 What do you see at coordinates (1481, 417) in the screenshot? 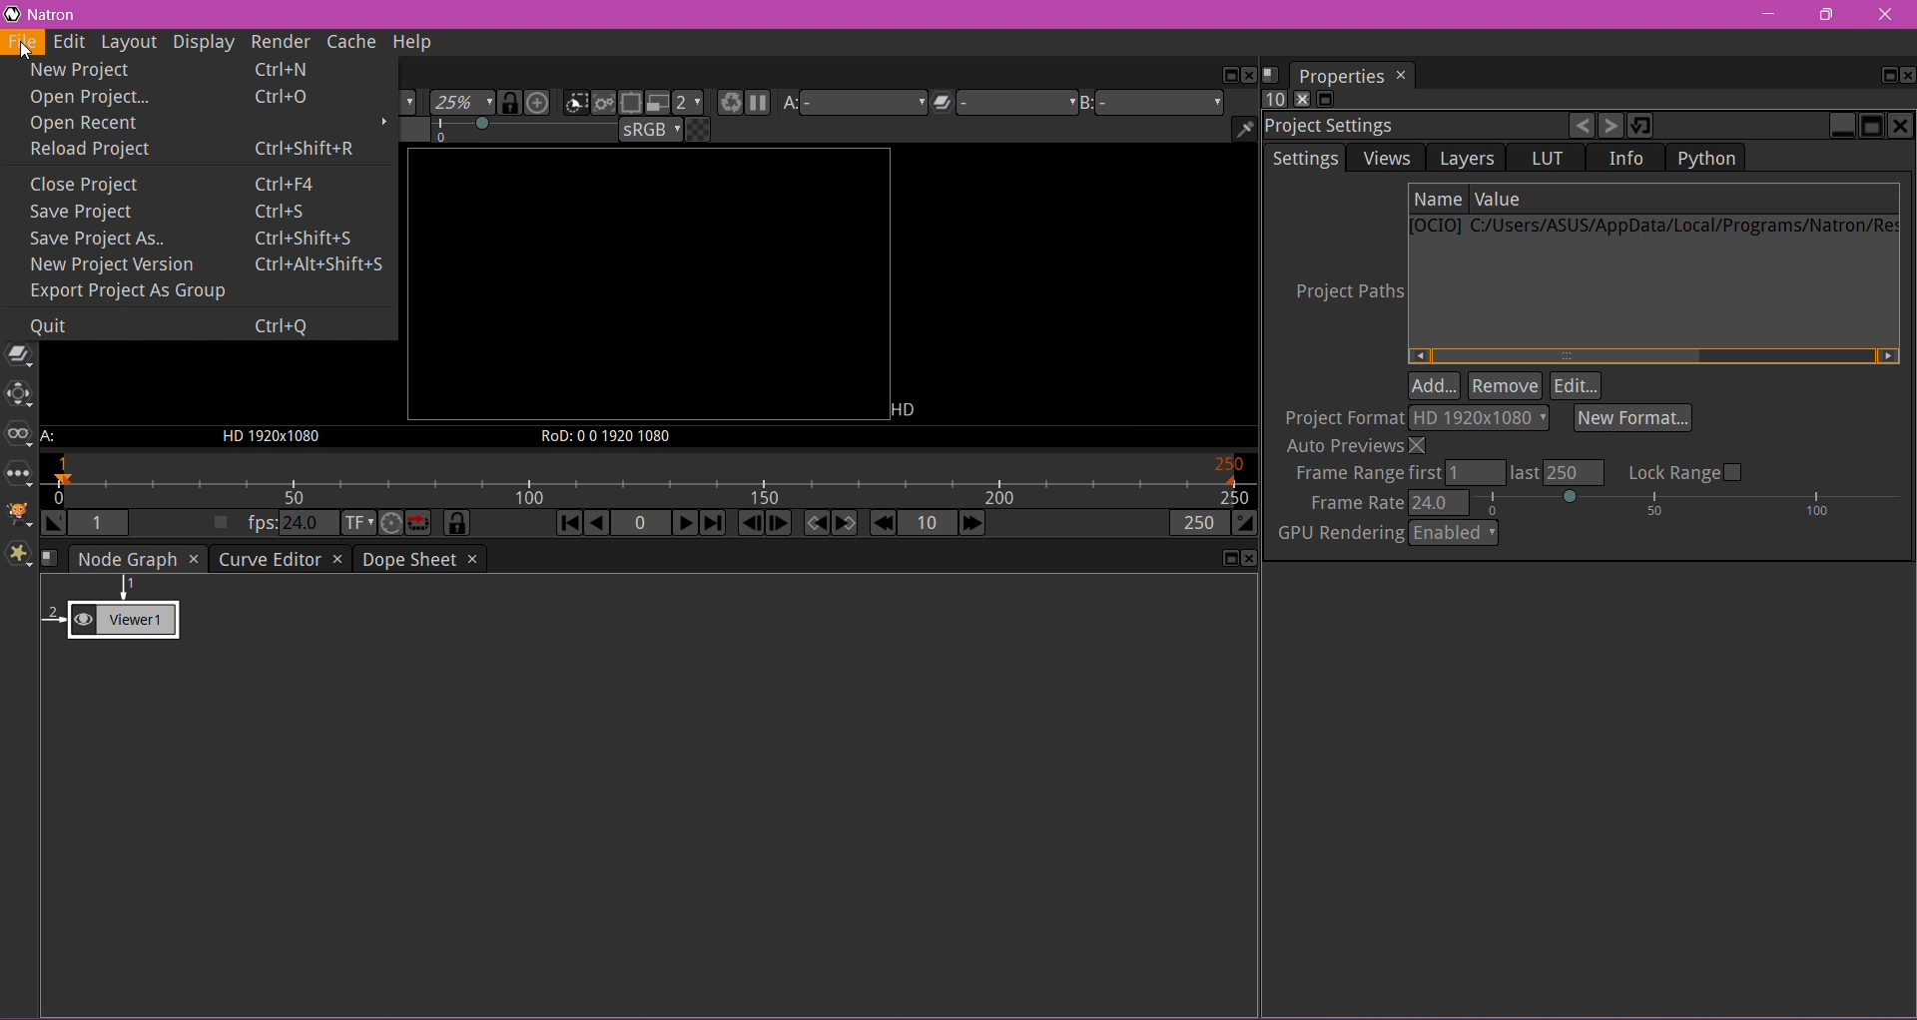
I see `Output format` at bounding box center [1481, 417].